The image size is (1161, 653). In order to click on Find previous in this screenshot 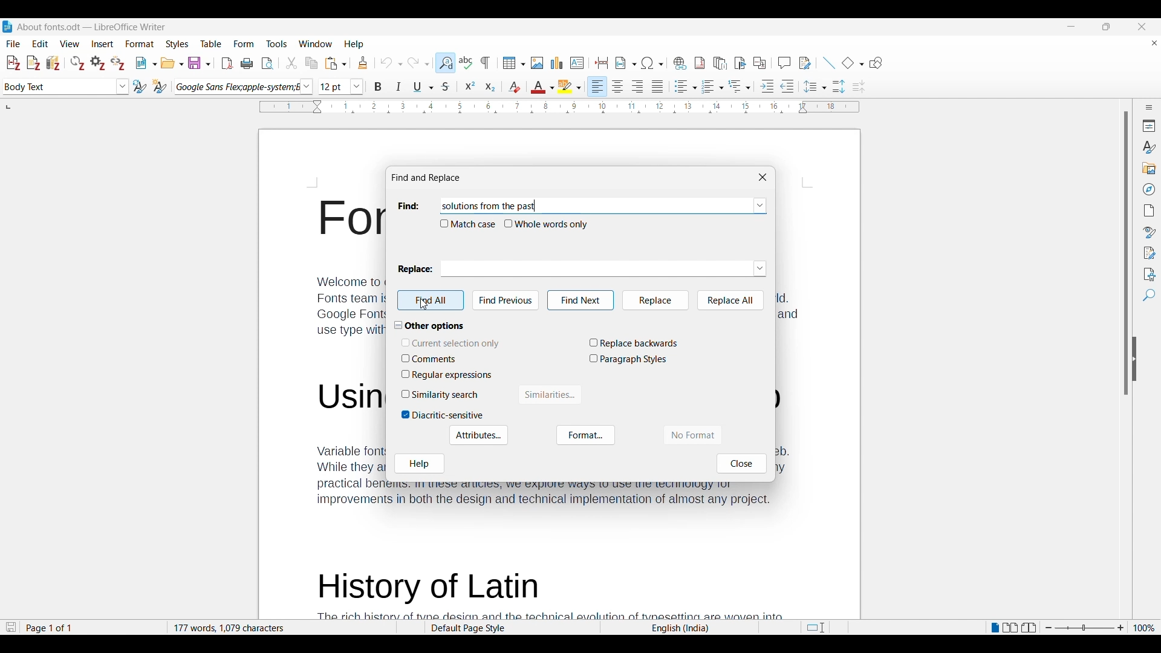, I will do `click(506, 301)`.